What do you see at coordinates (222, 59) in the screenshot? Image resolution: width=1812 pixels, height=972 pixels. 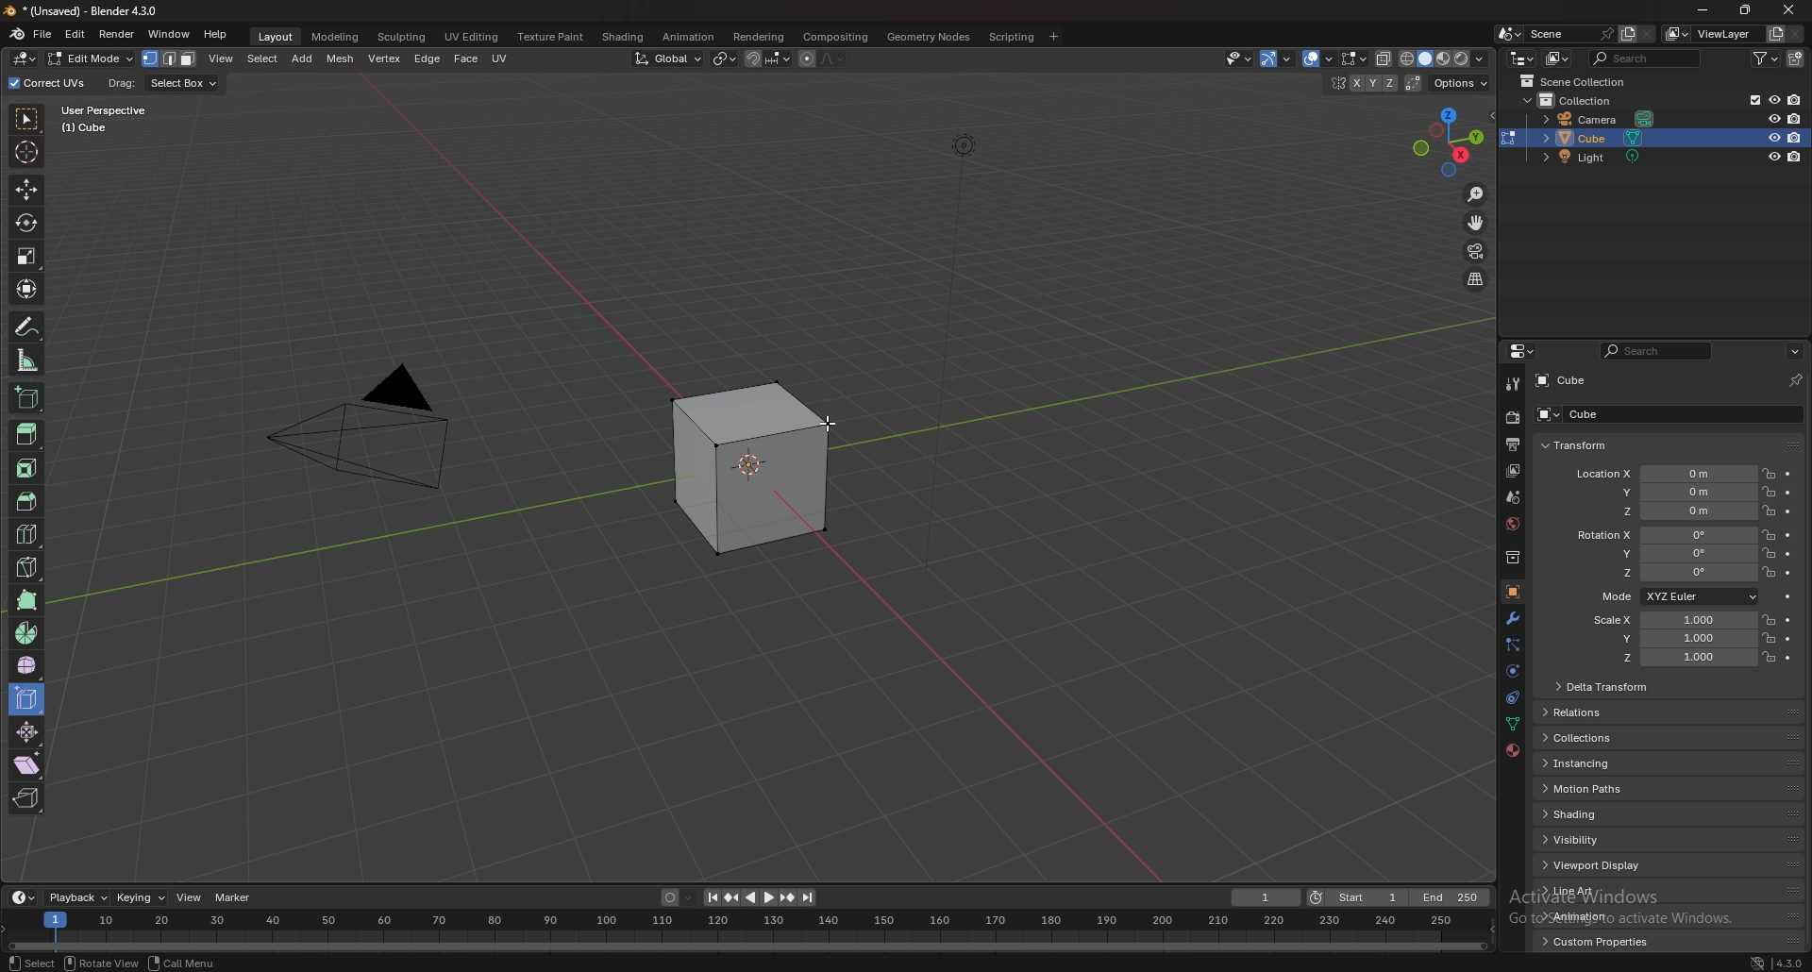 I see `view` at bounding box center [222, 59].